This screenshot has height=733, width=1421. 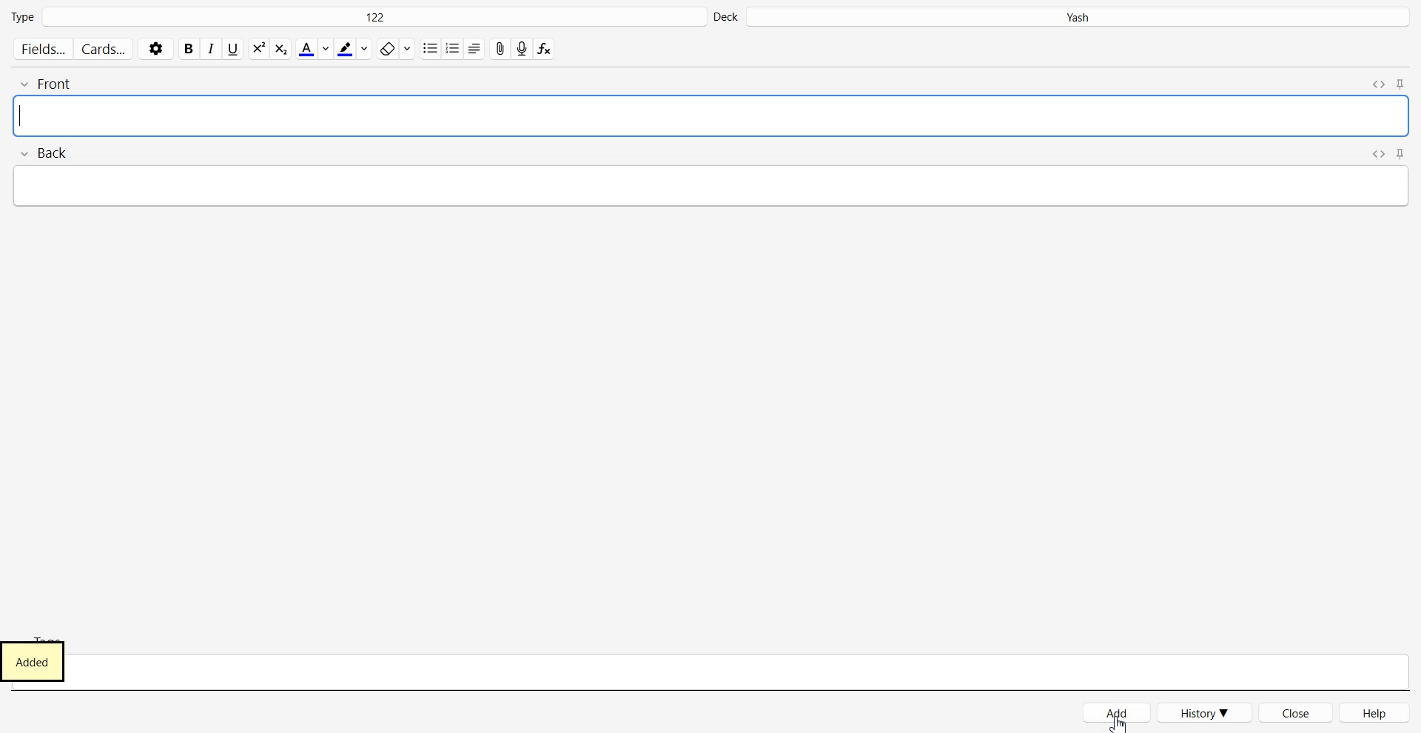 What do you see at coordinates (474, 48) in the screenshot?
I see `Alignment` at bounding box center [474, 48].